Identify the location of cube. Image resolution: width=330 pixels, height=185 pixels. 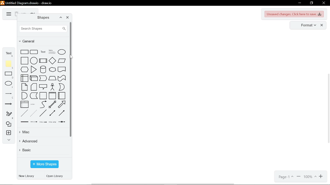
(34, 78).